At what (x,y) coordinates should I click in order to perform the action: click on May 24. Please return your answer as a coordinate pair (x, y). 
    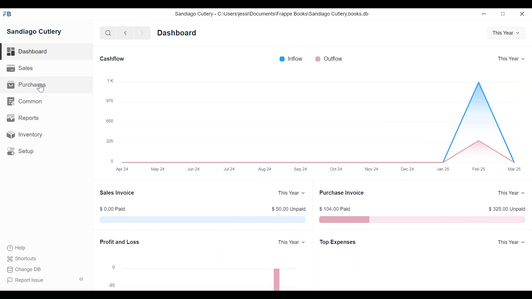
    Looking at the image, I should click on (159, 169).